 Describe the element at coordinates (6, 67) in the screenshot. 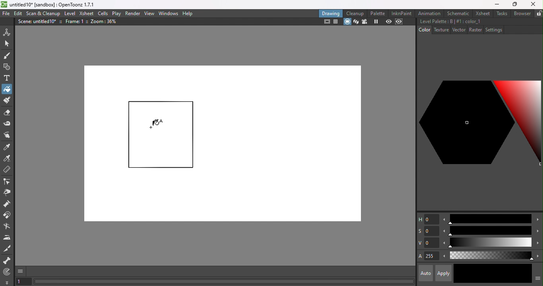

I see `Geometric tool` at that location.